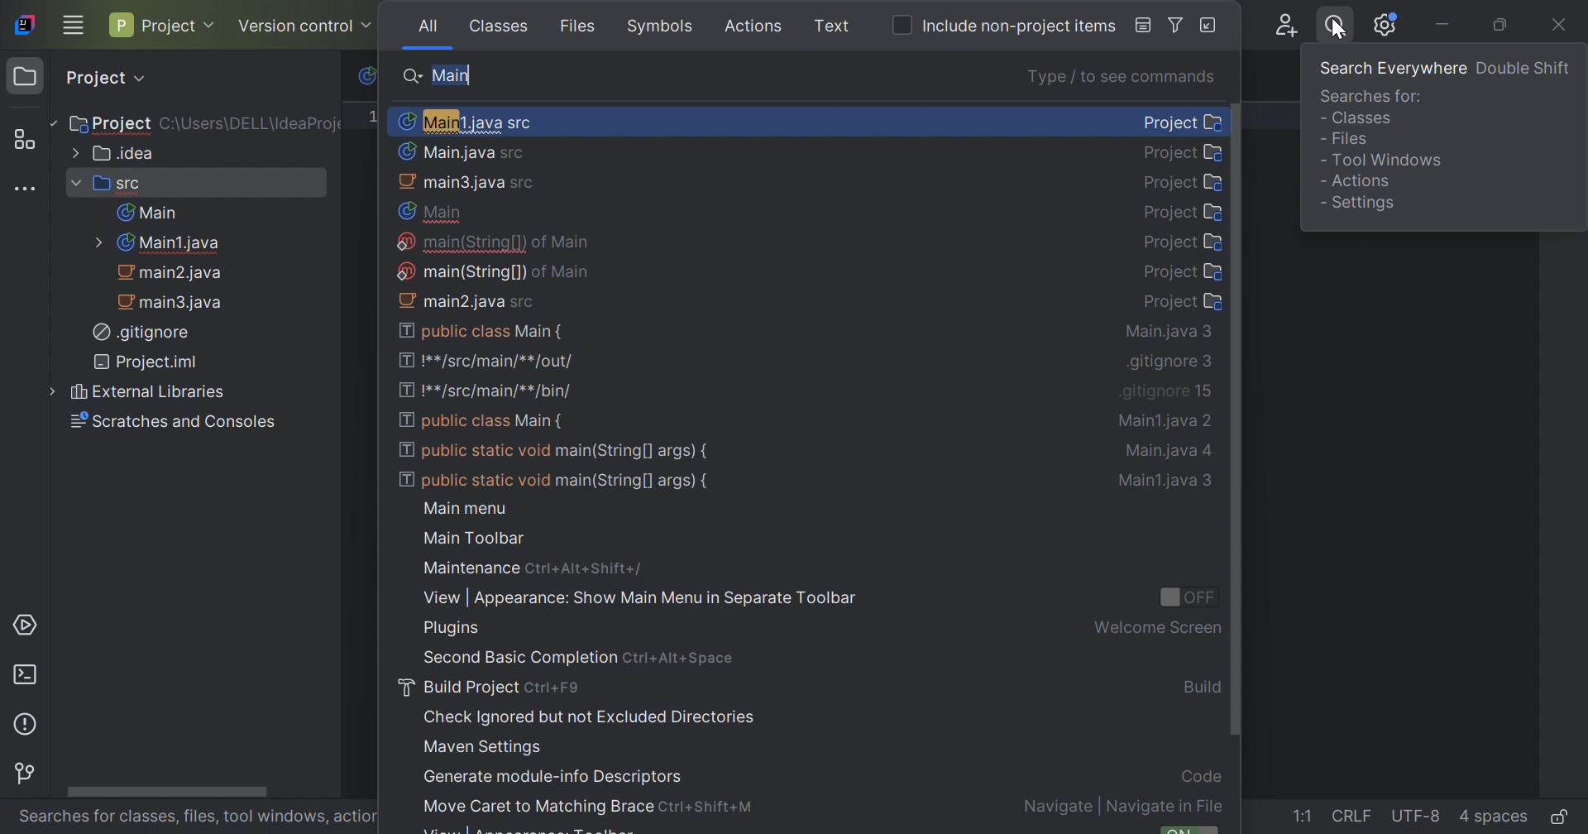 This screenshot has width=1588, height=834. Describe the element at coordinates (1018, 26) in the screenshot. I see `Include non-project items` at that location.